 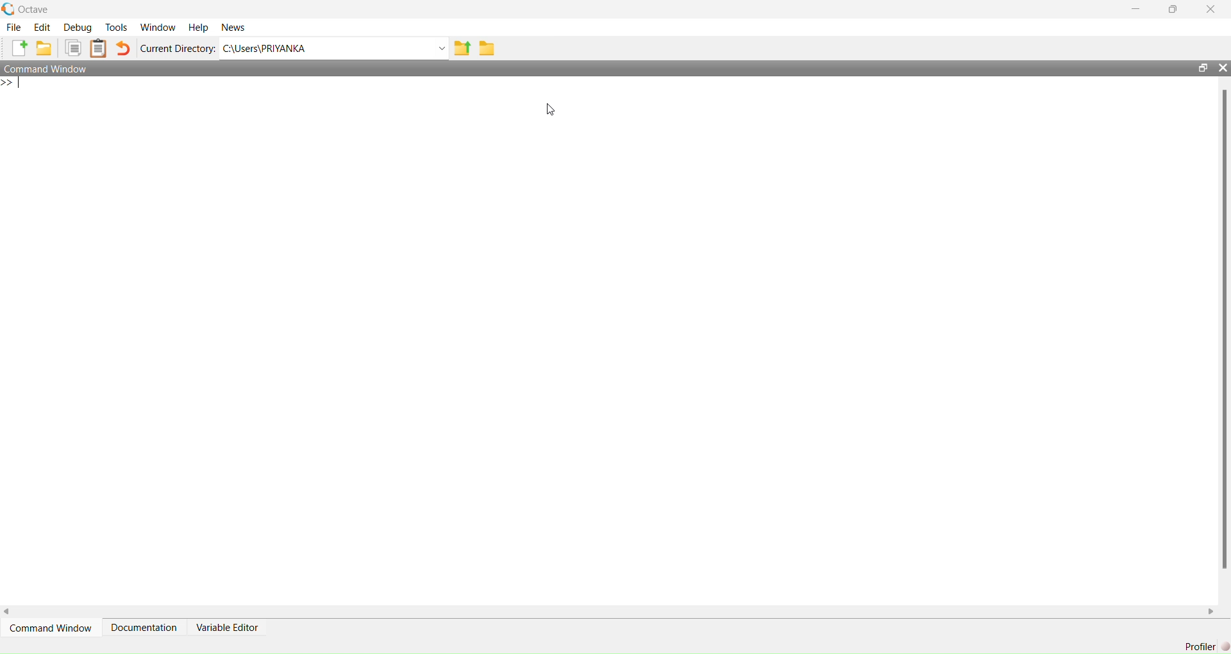 What do you see at coordinates (1203, 68) in the screenshot?
I see `open in separate window` at bounding box center [1203, 68].